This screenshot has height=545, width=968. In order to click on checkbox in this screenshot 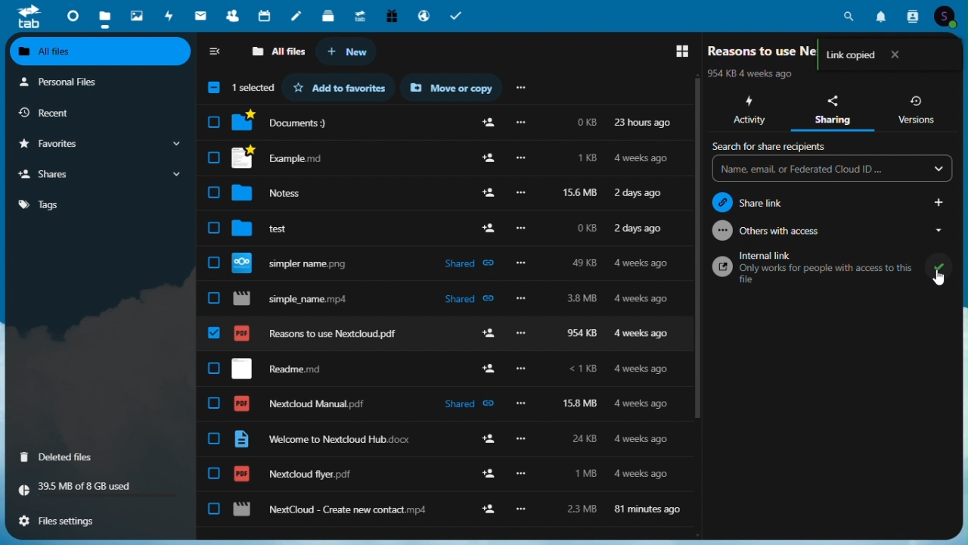, I will do `click(215, 405)`.